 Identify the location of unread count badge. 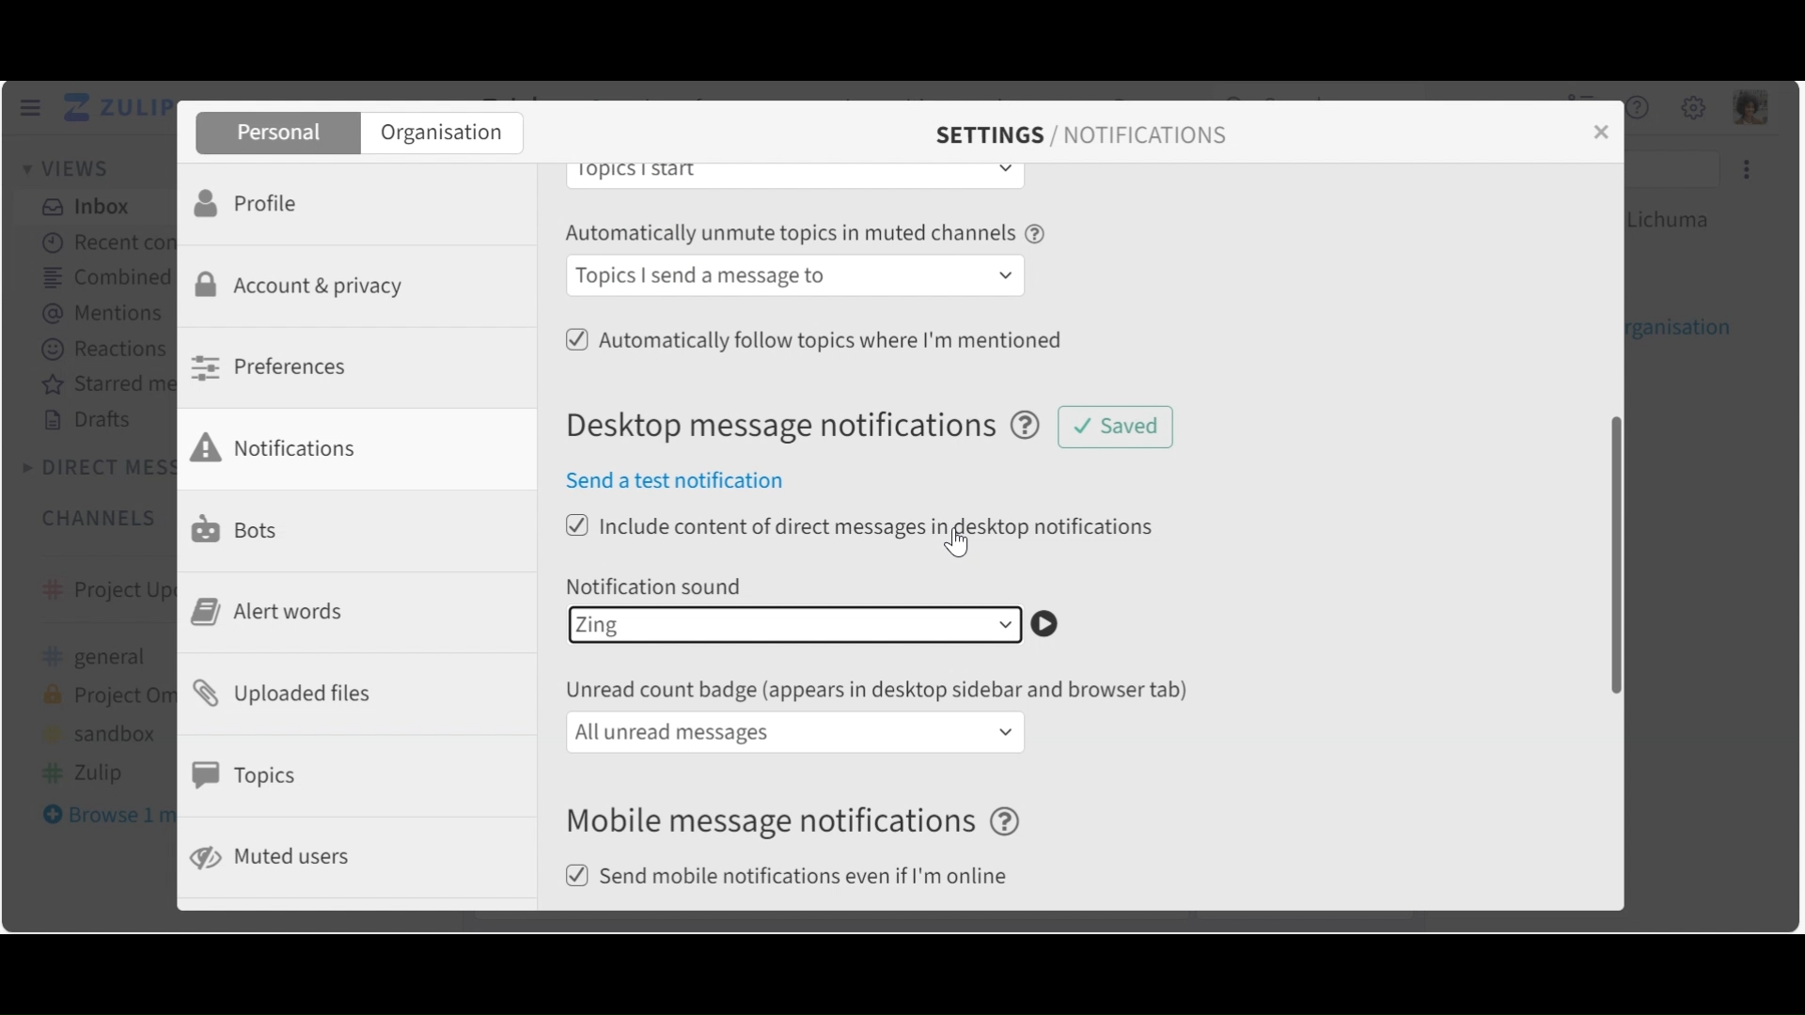
(884, 690).